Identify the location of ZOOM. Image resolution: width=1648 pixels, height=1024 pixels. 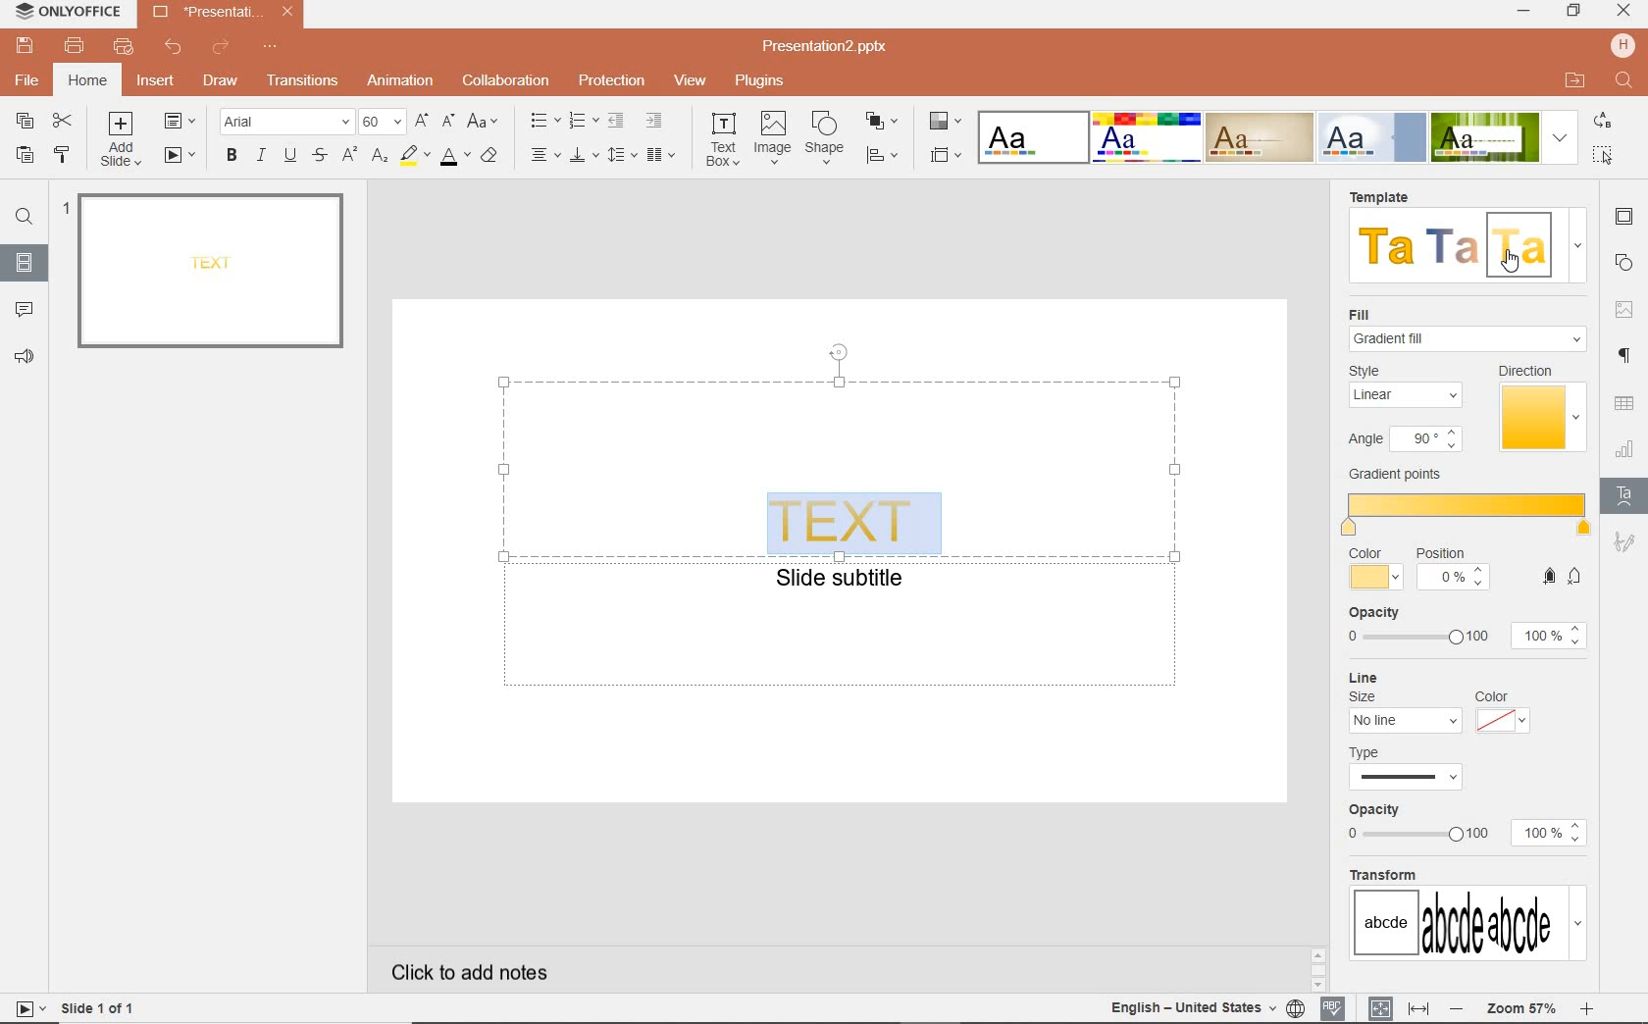
(1519, 1009).